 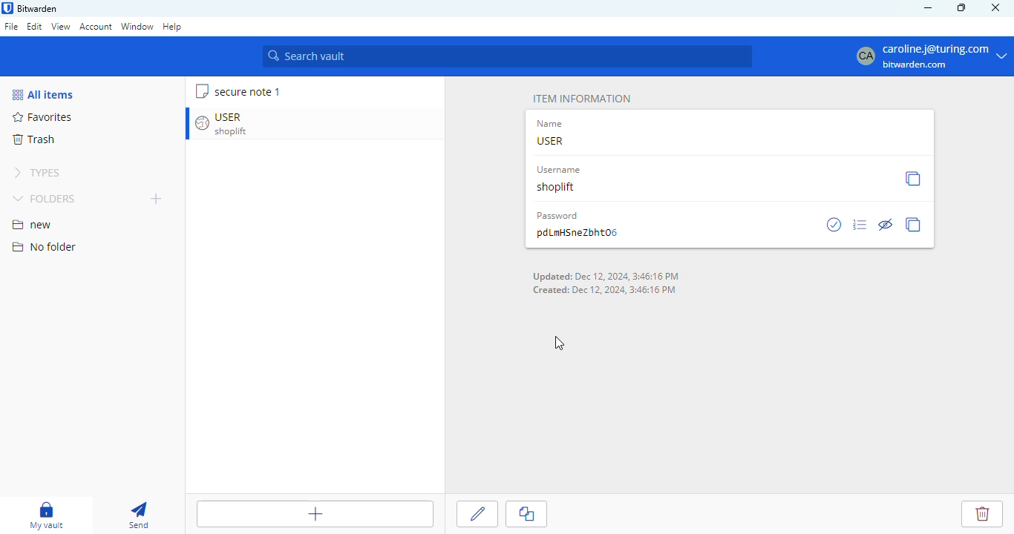 What do you see at coordinates (928, 8) in the screenshot?
I see `minimize` at bounding box center [928, 8].